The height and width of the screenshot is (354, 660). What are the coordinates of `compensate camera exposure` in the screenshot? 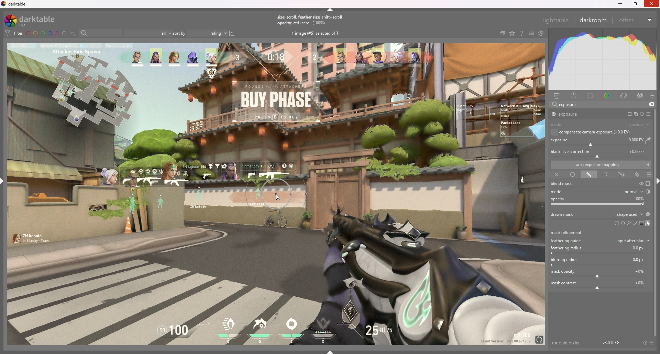 It's located at (595, 132).